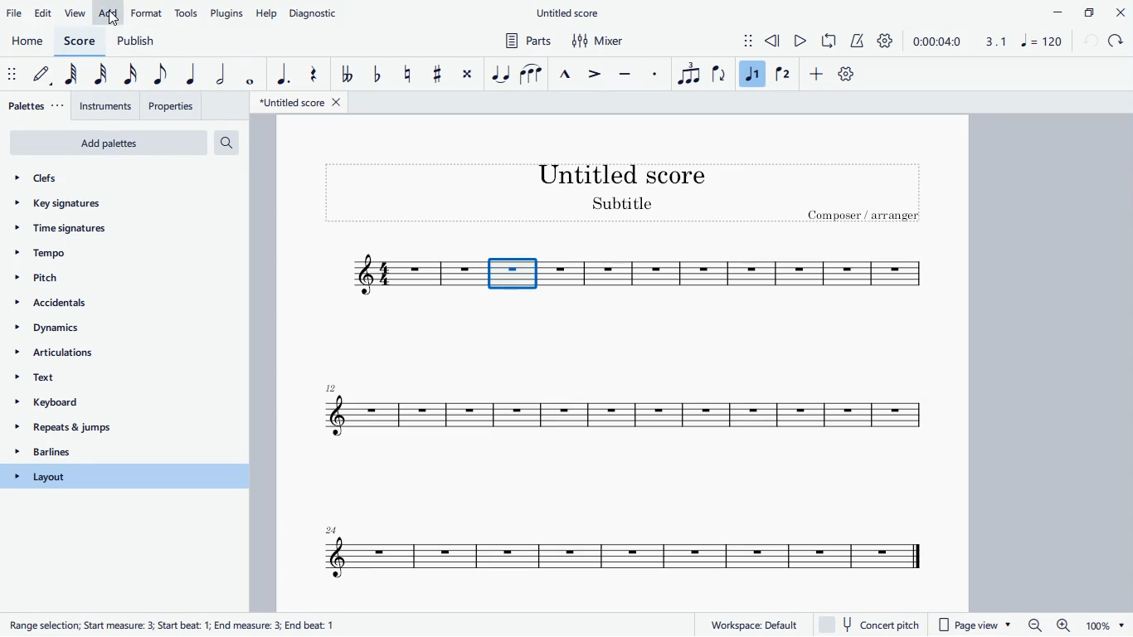 Image resolution: width=1133 pixels, height=637 pixels. Describe the element at coordinates (1088, 12) in the screenshot. I see `maximize` at that location.